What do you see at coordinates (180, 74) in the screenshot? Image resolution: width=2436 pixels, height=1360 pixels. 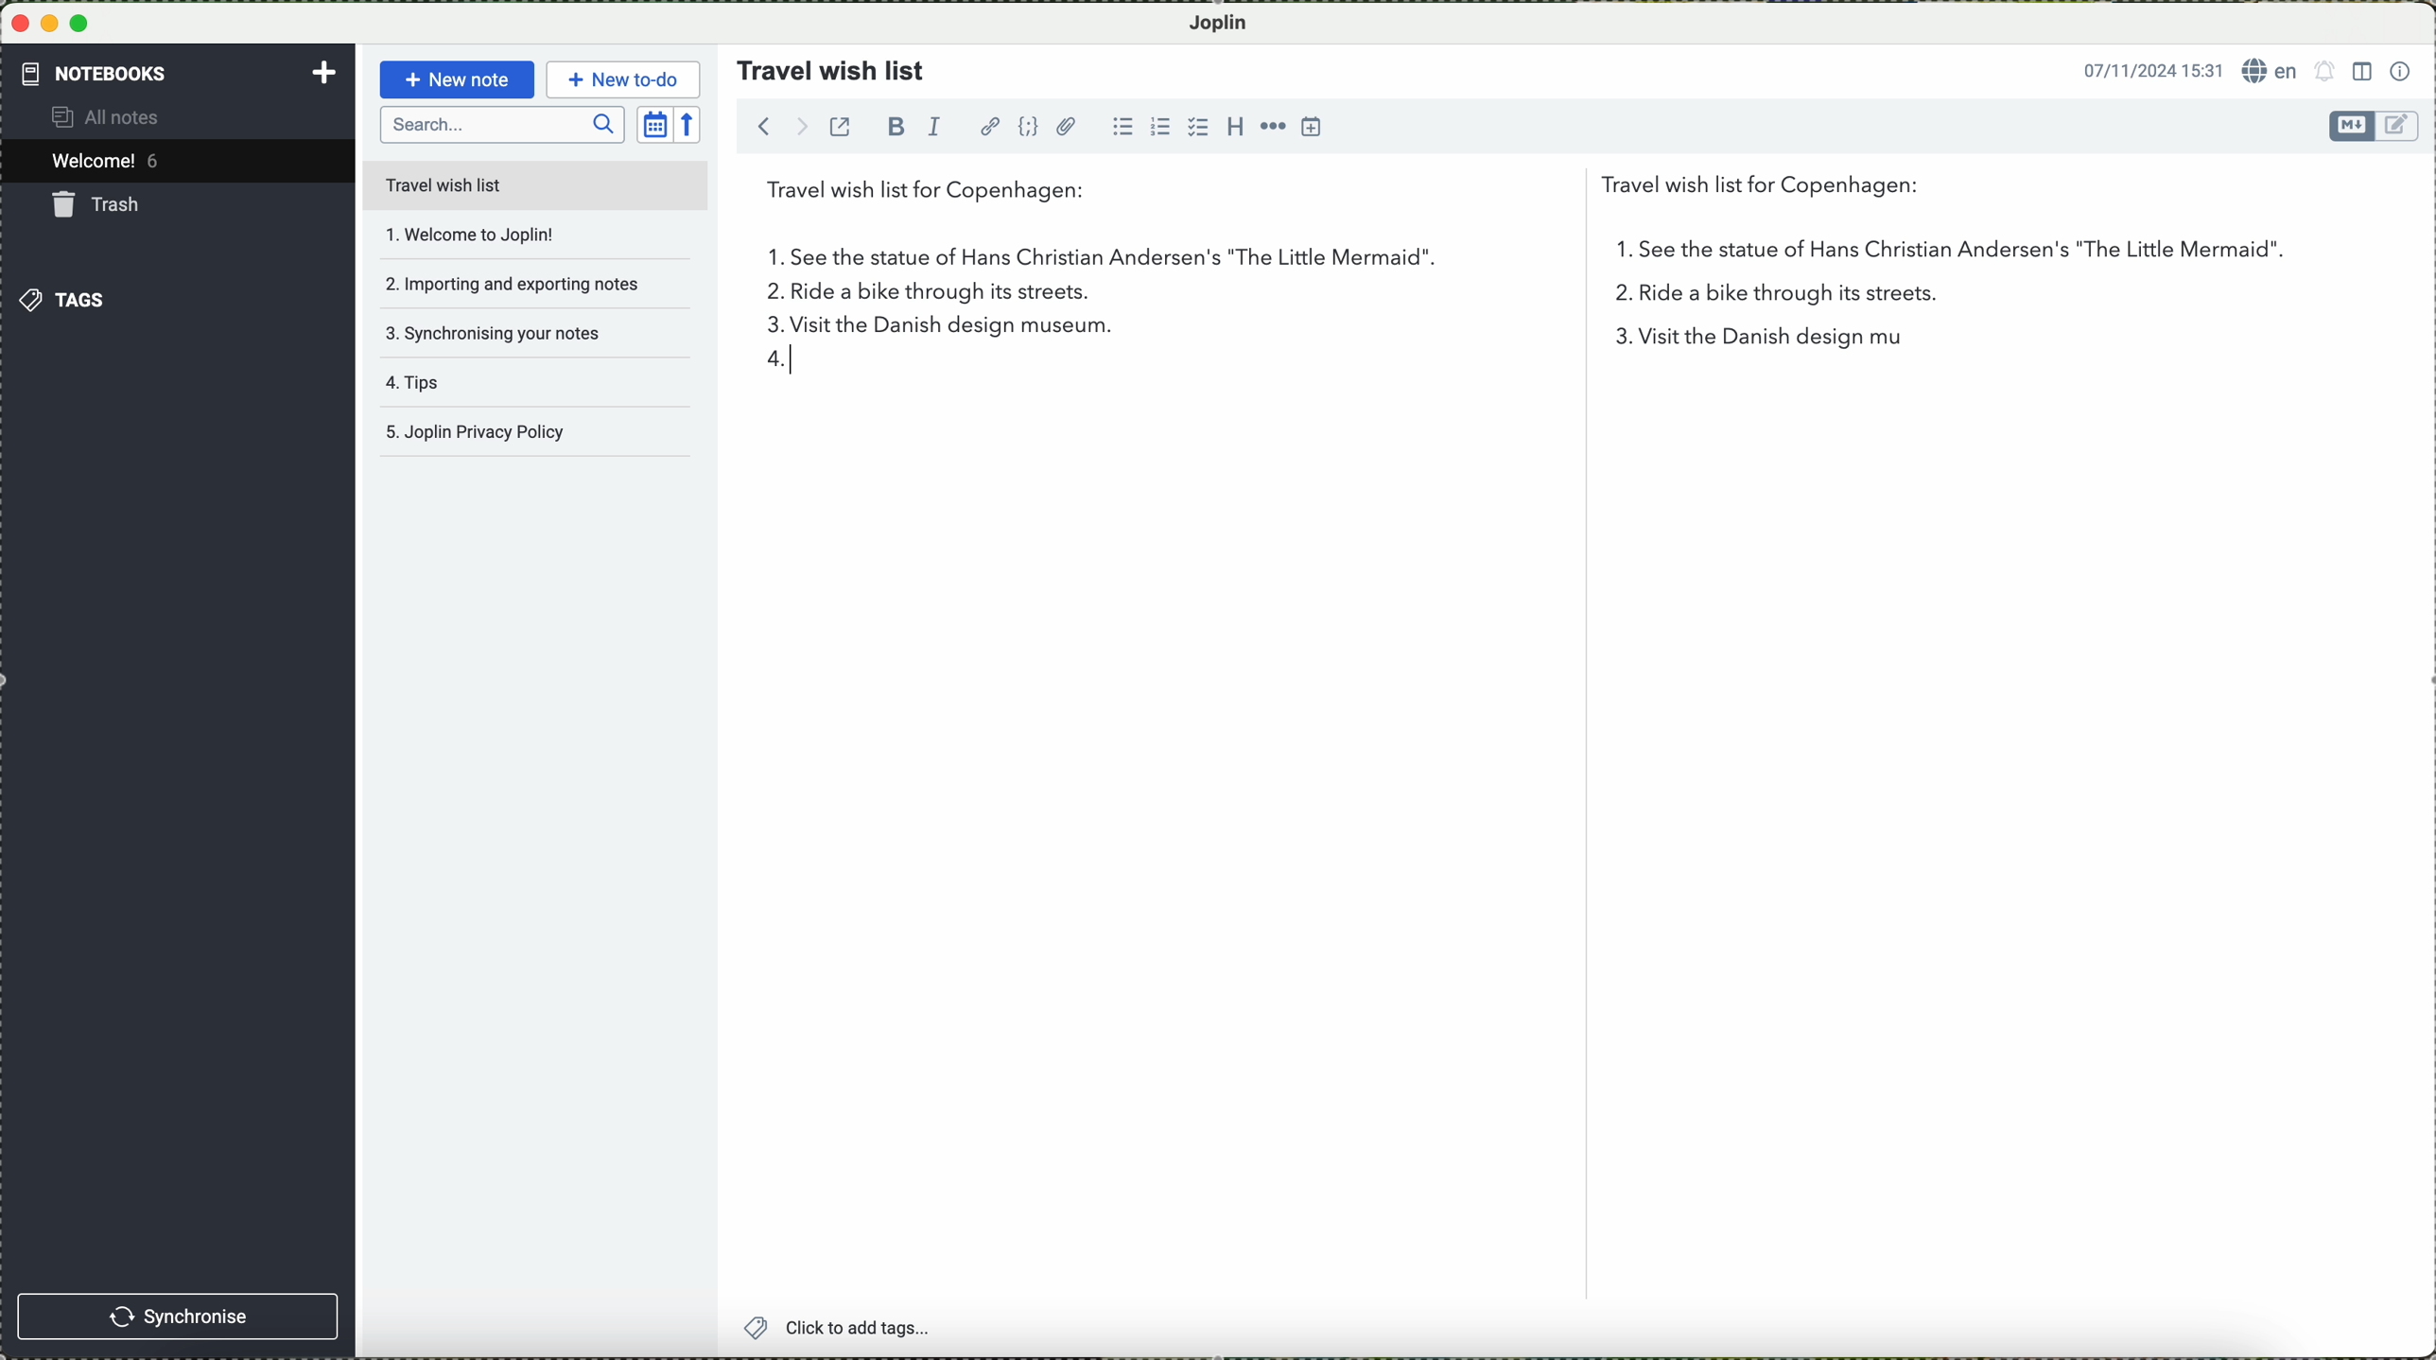 I see `notebooks tab` at bounding box center [180, 74].